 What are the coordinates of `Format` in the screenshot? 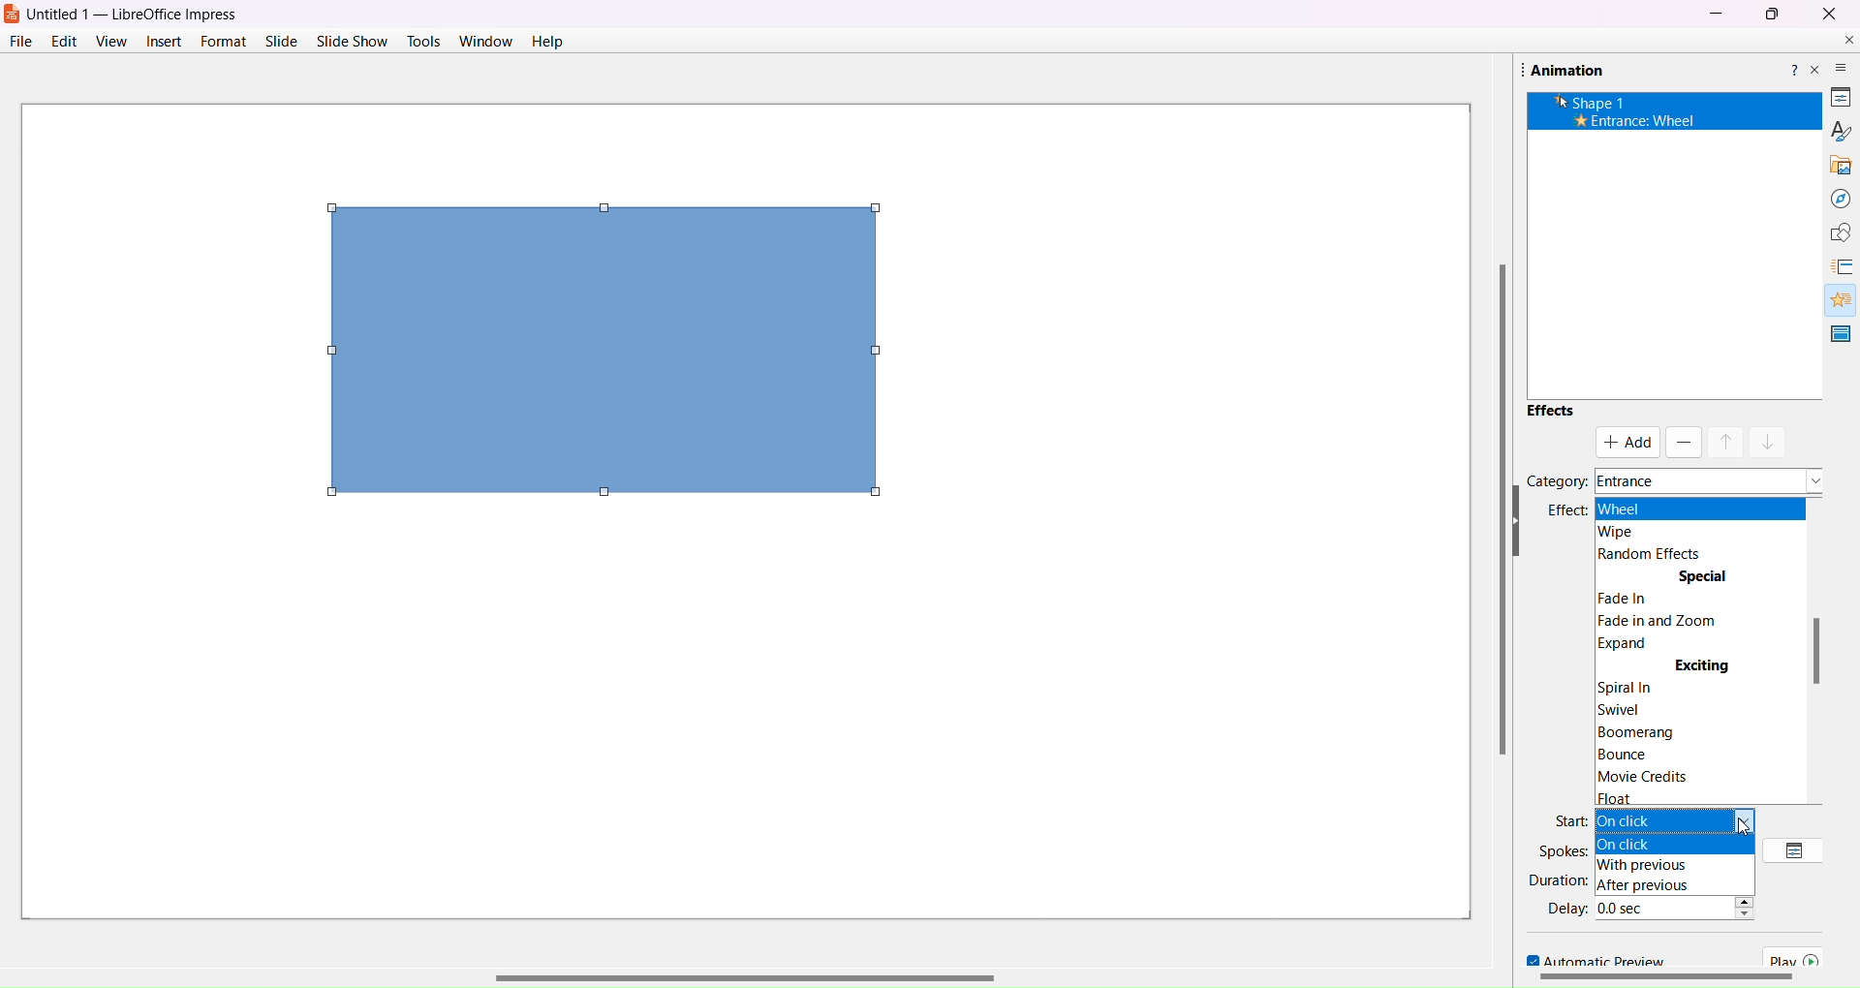 It's located at (222, 41).